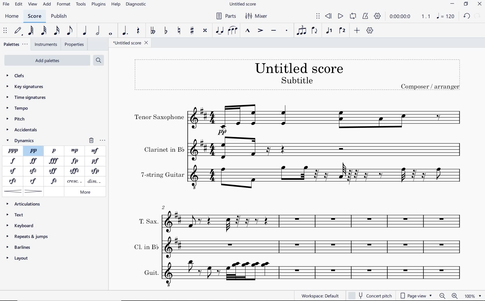  Describe the element at coordinates (99, 61) in the screenshot. I see `search palettes` at that location.